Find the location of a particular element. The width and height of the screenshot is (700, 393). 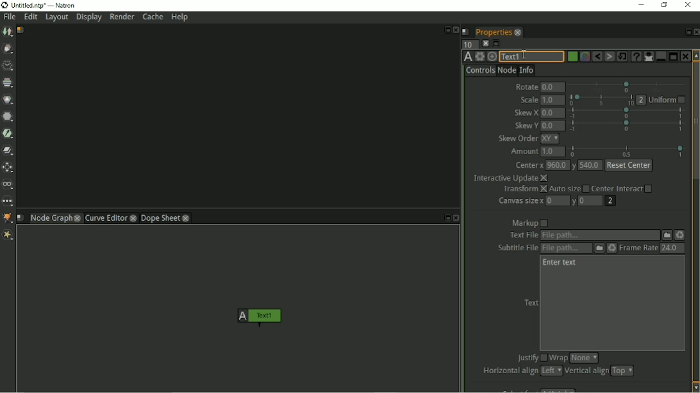

Show/hide all parameters is located at coordinates (648, 56).